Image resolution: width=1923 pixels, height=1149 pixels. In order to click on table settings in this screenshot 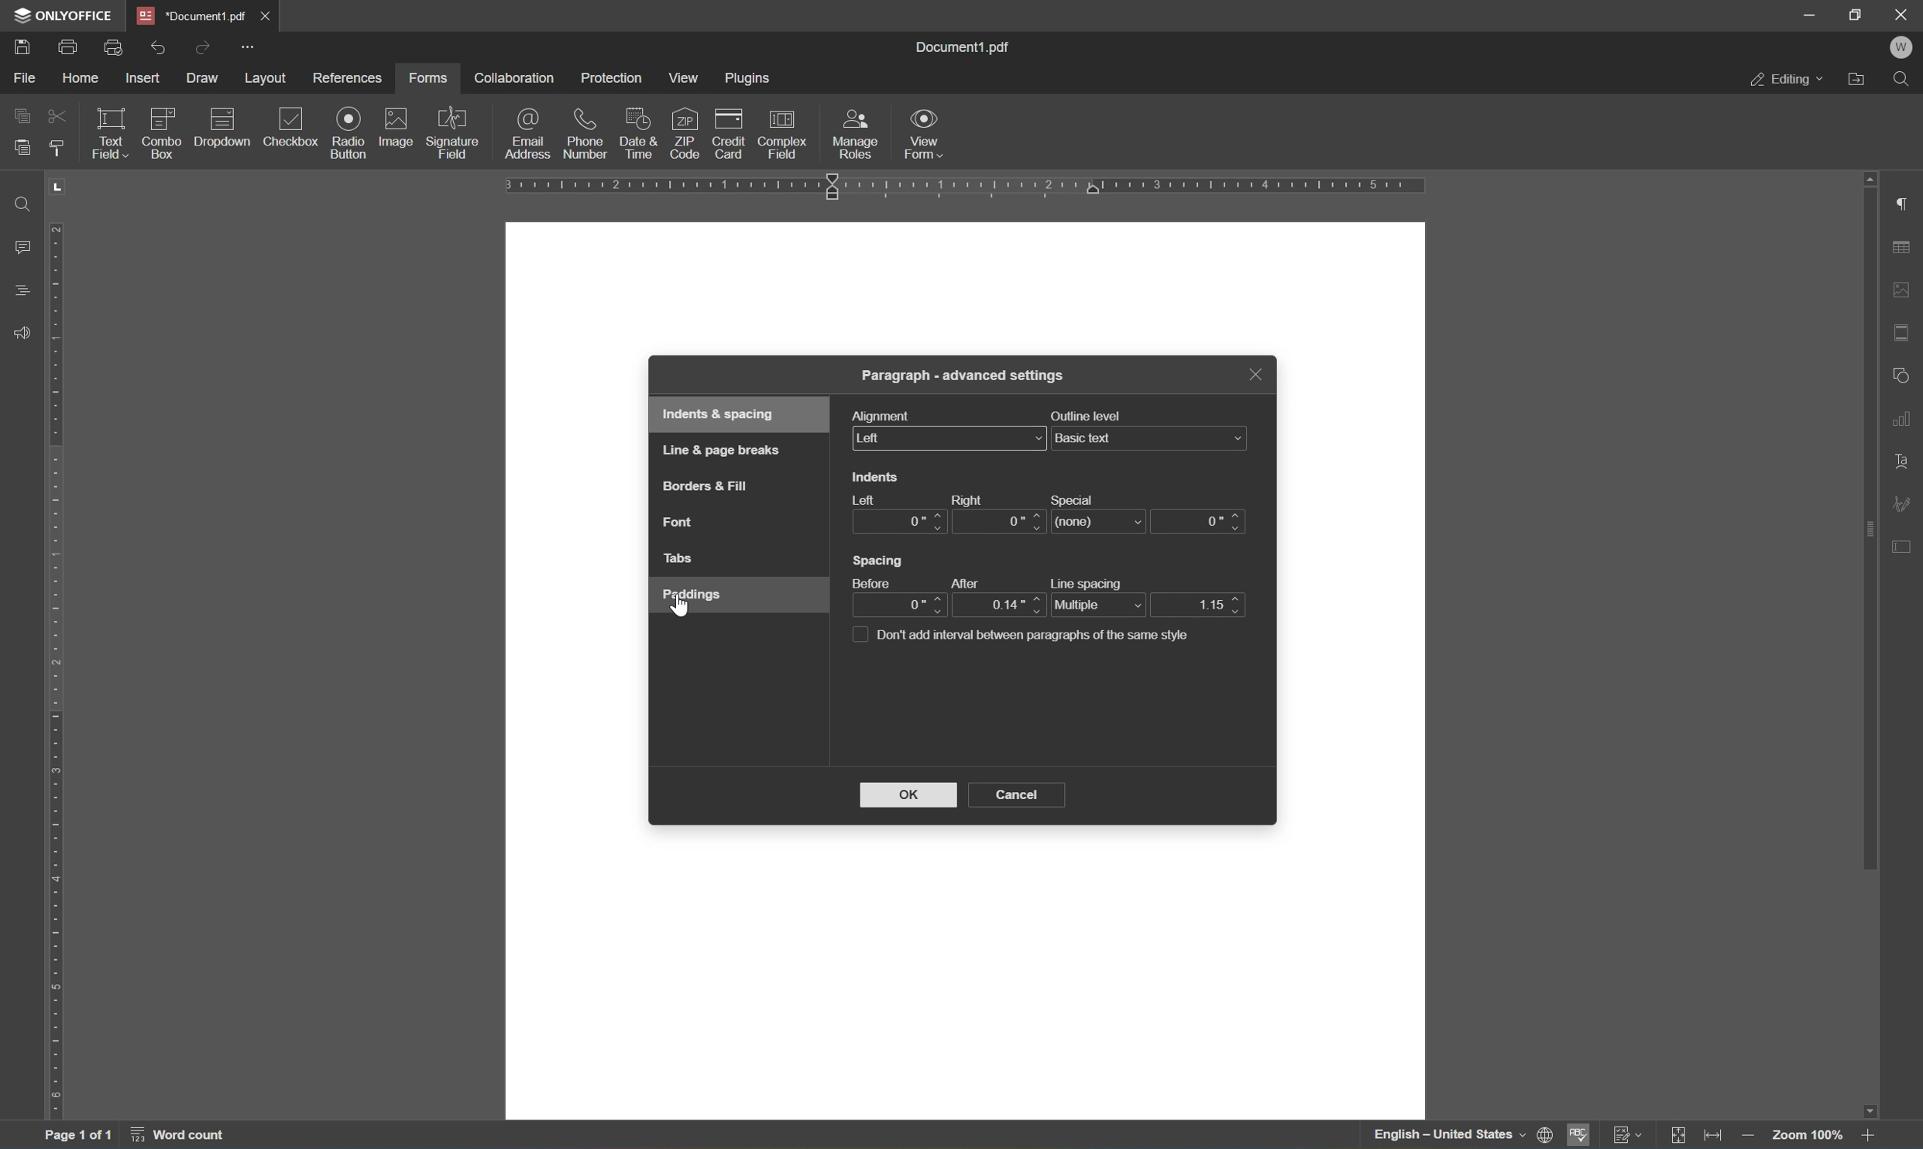, I will do `click(1903, 250)`.